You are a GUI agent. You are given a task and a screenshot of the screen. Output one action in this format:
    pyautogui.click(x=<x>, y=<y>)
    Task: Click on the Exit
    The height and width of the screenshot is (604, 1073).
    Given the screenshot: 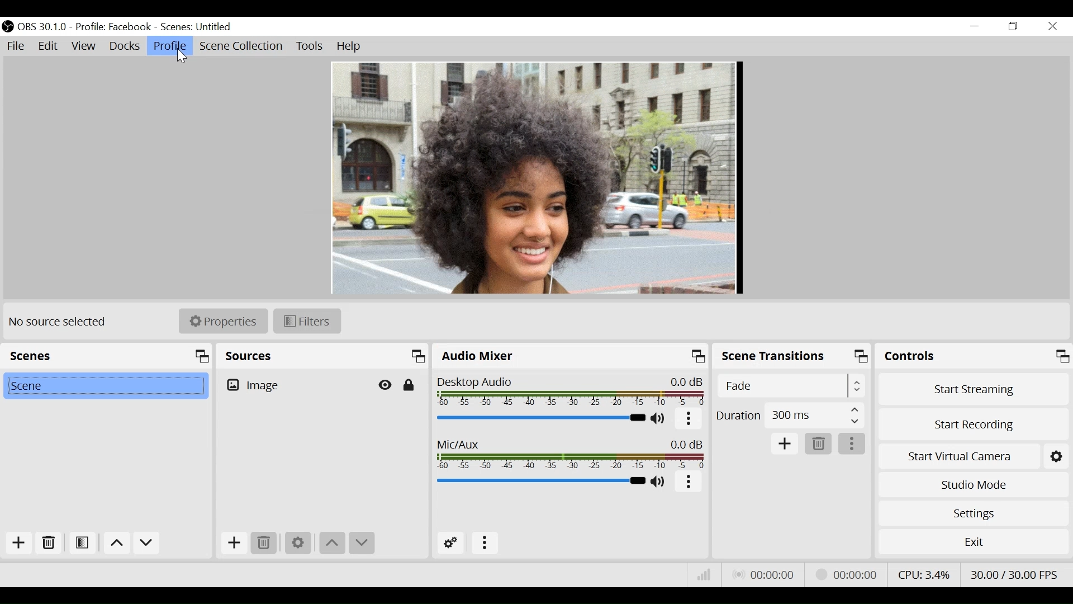 What is the action you would take?
    pyautogui.click(x=972, y=541)
    